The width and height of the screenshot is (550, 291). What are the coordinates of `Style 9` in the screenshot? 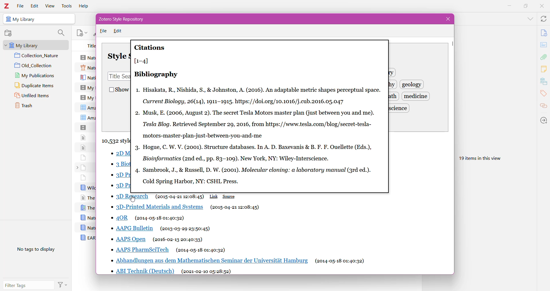 It's located at (129, 240).